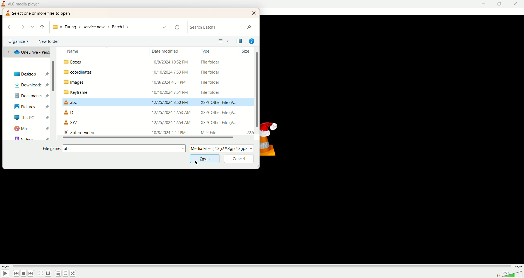 Image resolution: width=524 pixels, height=278 pixels. Describe the element at coordinates (66, 273) in the screenshot. I see `shuffle` at that location.